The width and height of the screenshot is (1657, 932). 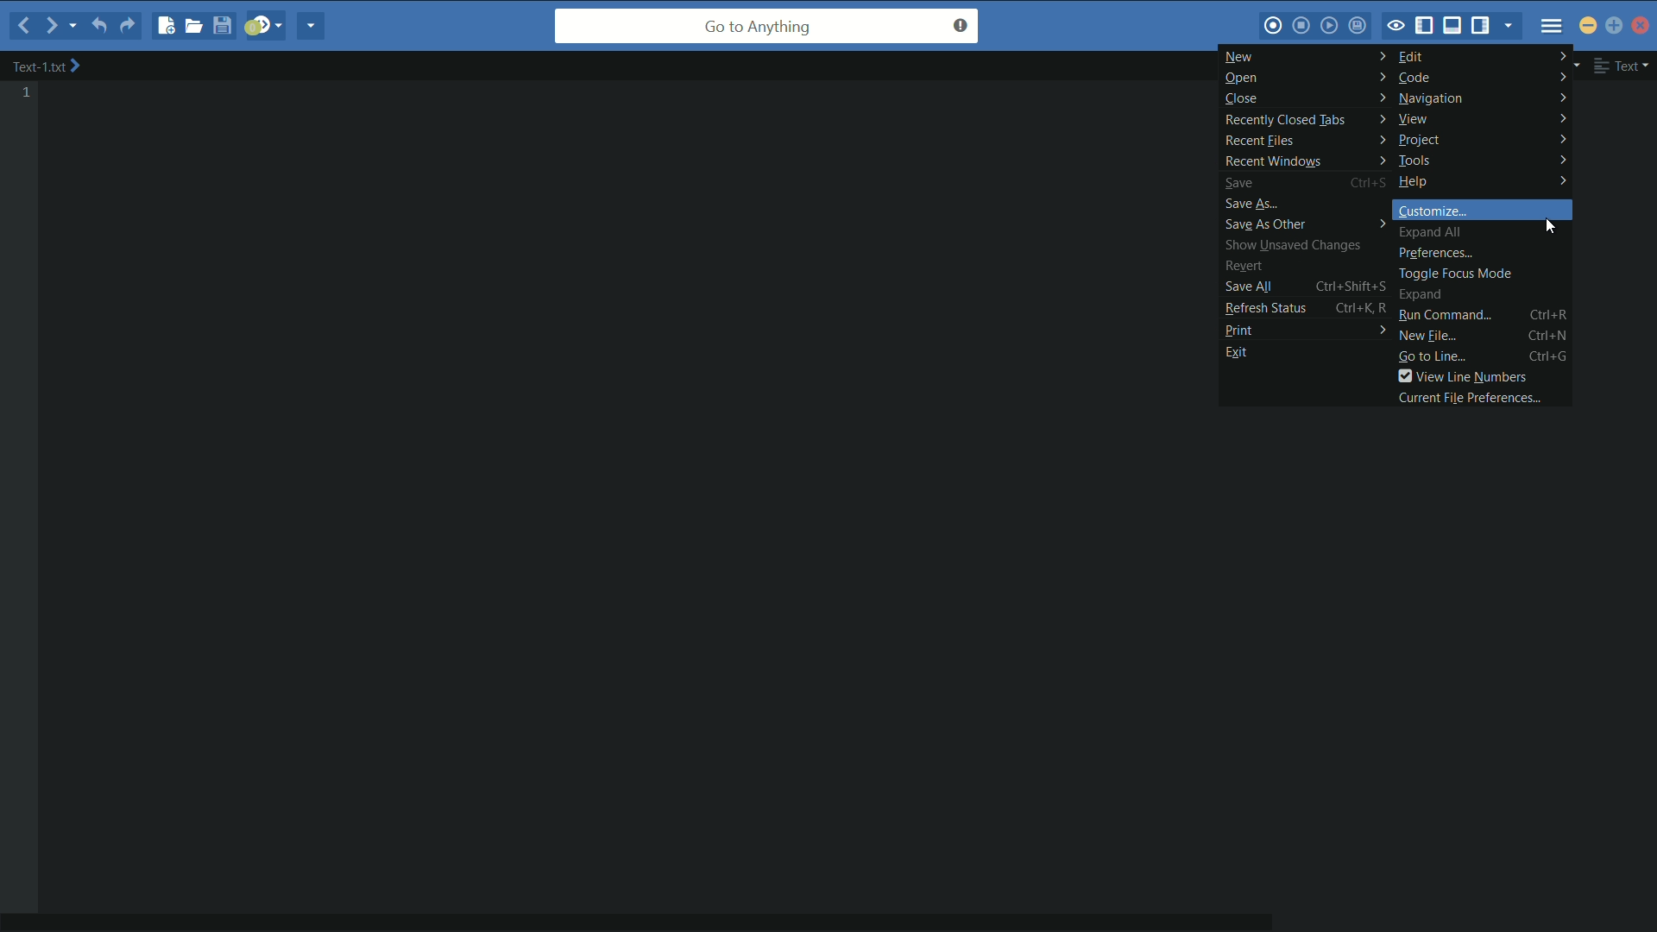 I want to click on view, so click(x=1481, y=120).